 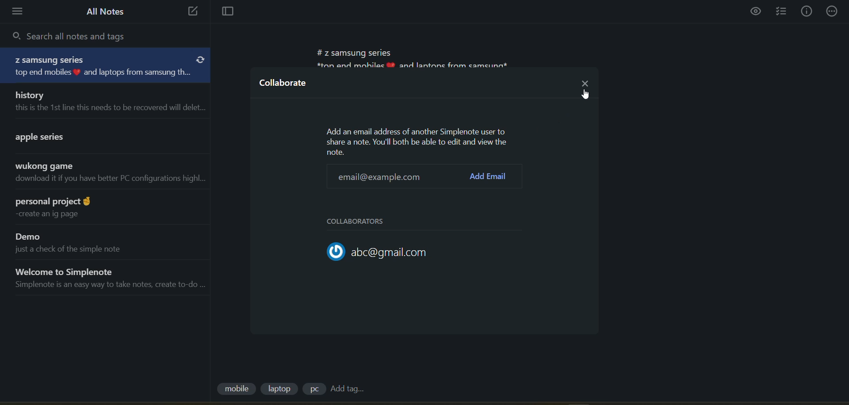 I want to click on add email, so click(x=491, y=177).